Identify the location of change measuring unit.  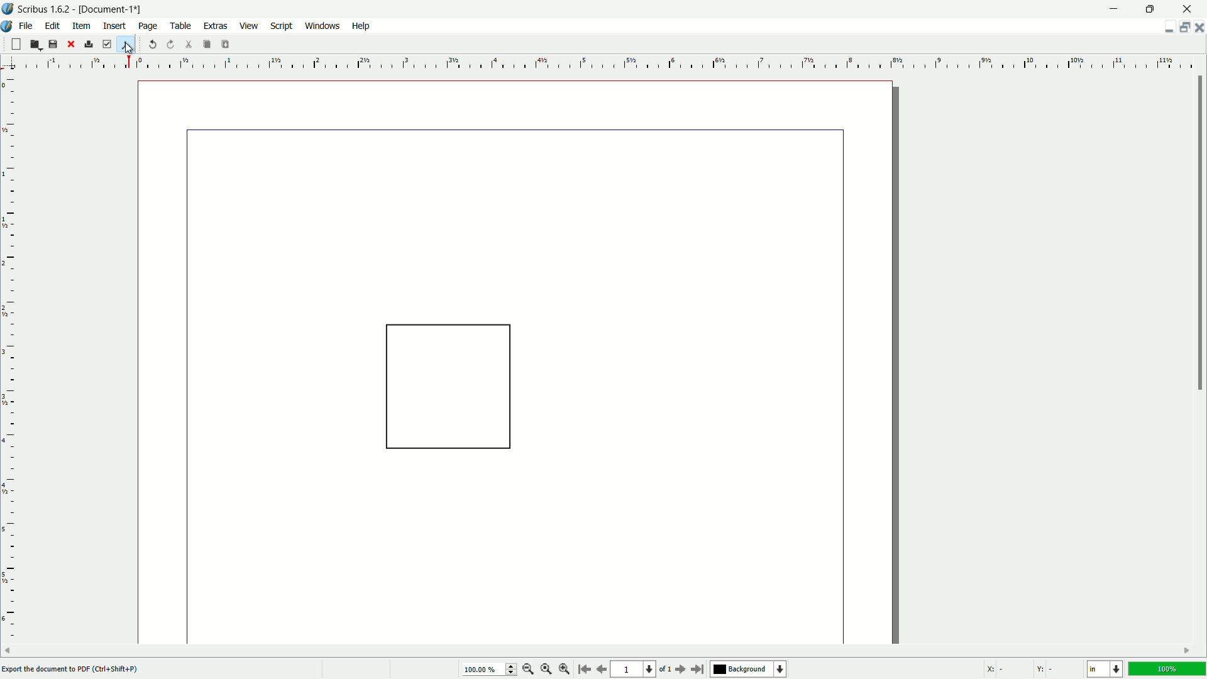
(1106, 670).